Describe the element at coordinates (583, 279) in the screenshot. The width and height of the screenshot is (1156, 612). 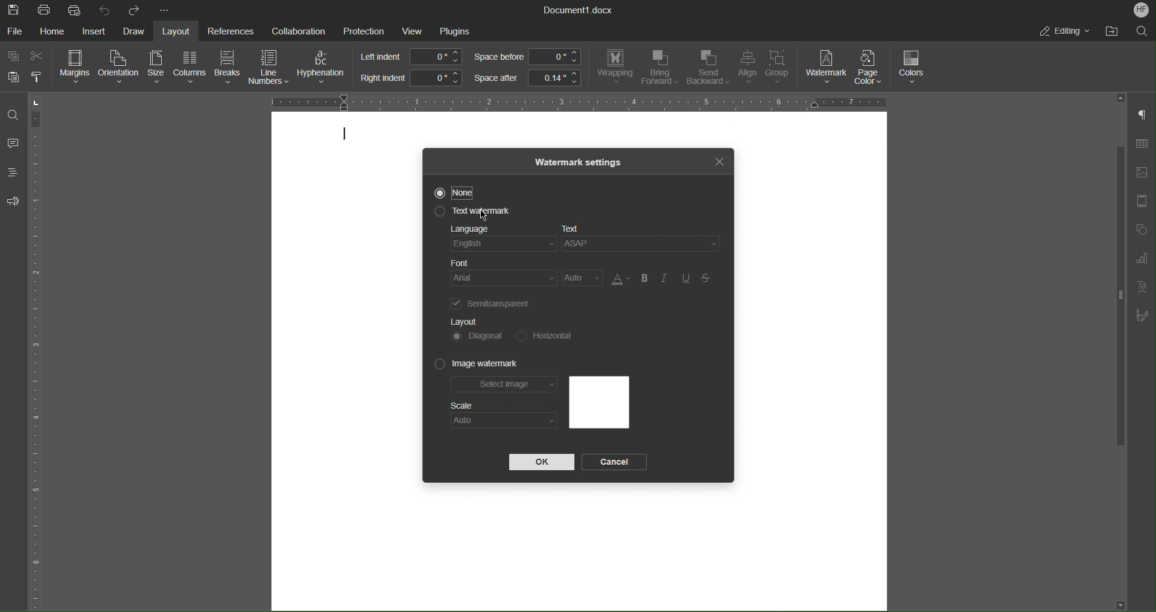
I see `Auto` at that location.